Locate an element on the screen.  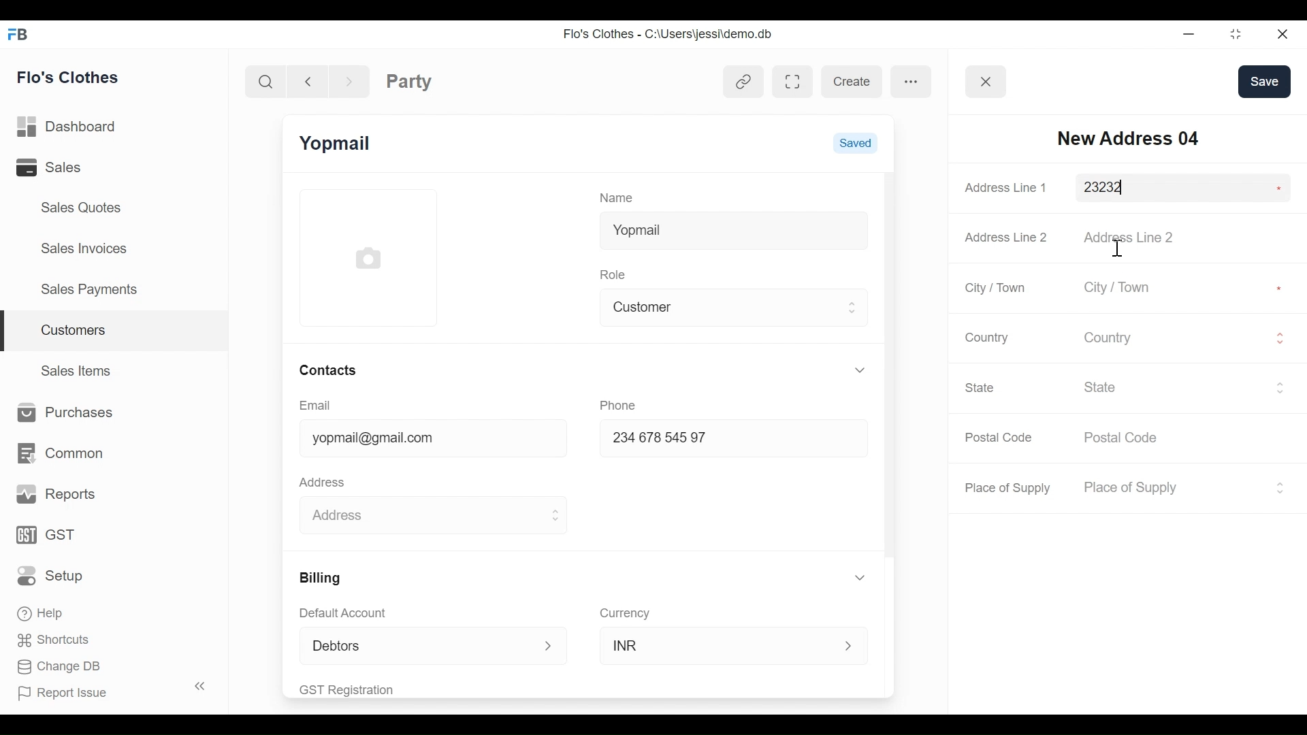
Profile Picture is located at coordinates (370, 257).